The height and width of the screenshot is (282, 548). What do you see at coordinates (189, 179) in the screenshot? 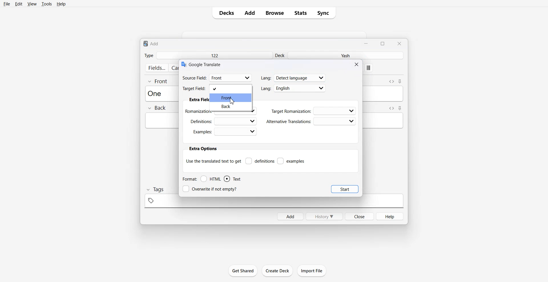
I see `Format` at bounding box center [189, 179].